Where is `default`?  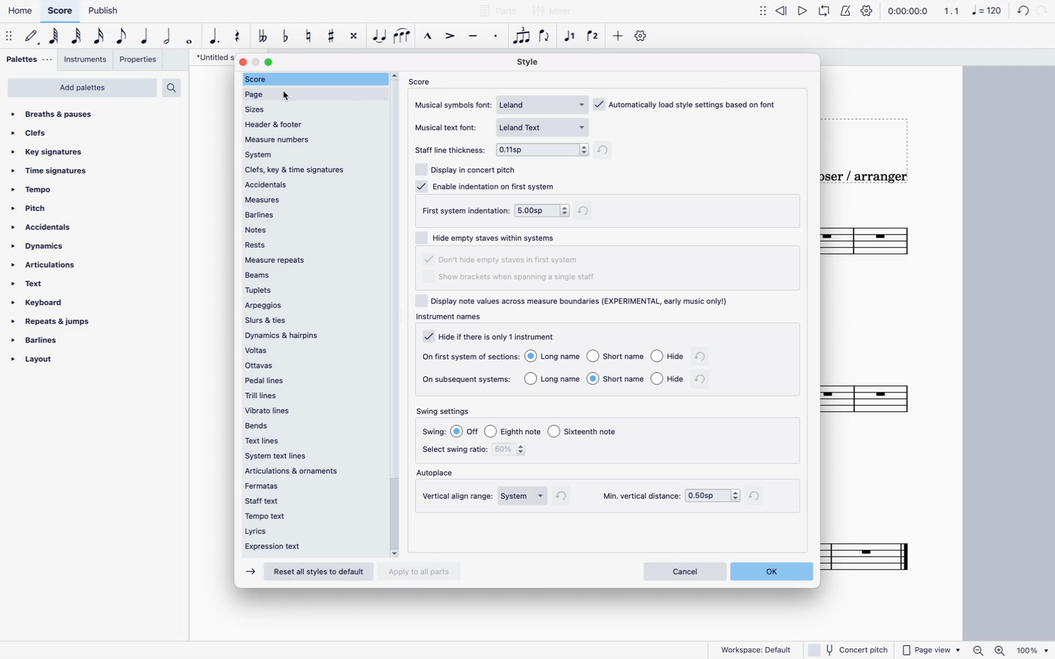 default is located at coordinates (32, 38).